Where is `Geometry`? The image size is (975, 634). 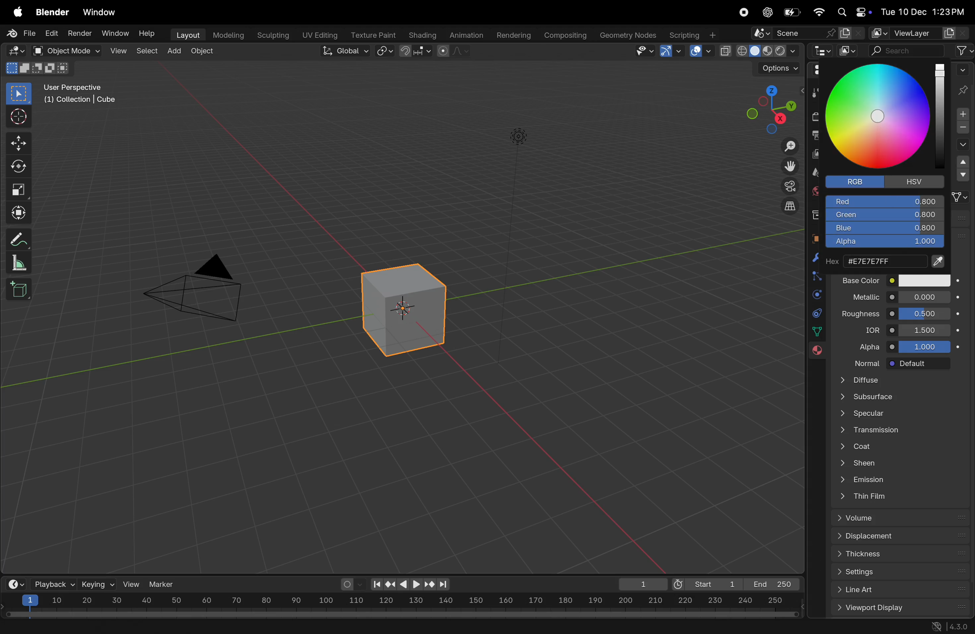 Geometry is located at coordinates (629, 35).